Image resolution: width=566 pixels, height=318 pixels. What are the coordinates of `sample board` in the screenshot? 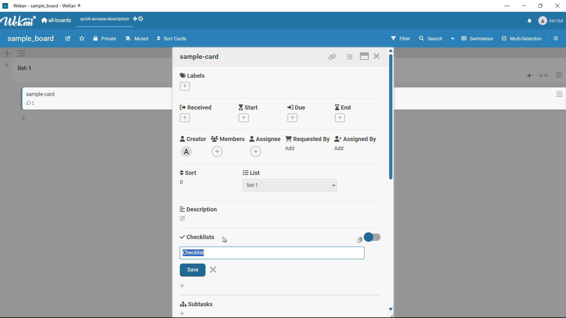 It's located at (30, 38).